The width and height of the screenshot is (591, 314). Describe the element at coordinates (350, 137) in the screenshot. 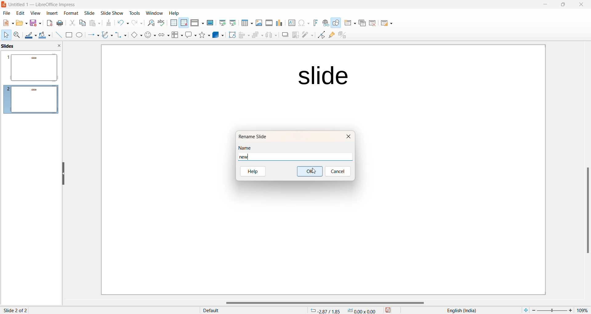

I see `close` at that location.